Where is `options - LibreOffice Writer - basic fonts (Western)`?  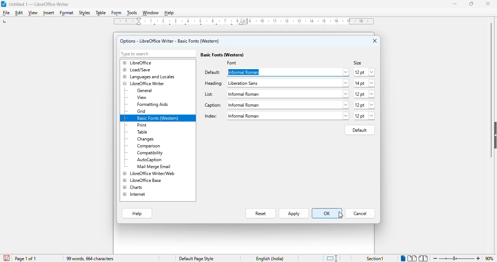 options - LibreOffice Writer - basic fonts (Western) is located at coordinates (170, 41).